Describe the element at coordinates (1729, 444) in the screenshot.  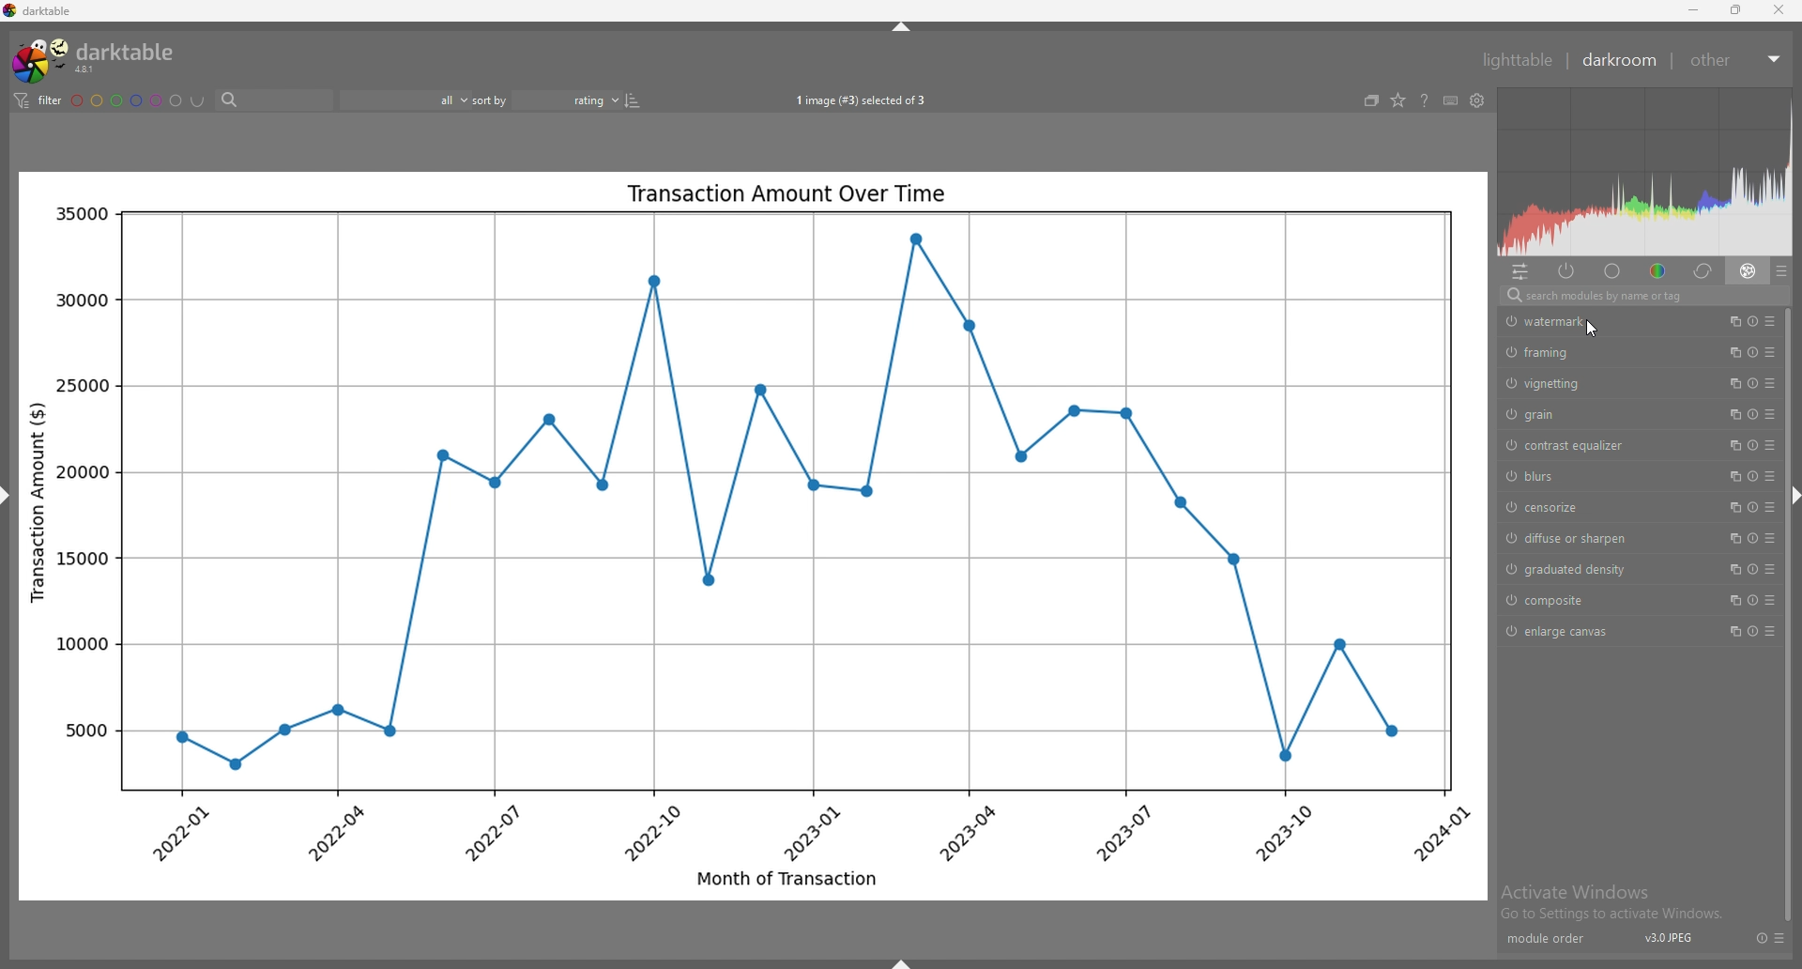
I see `multiple instances action` at that location.